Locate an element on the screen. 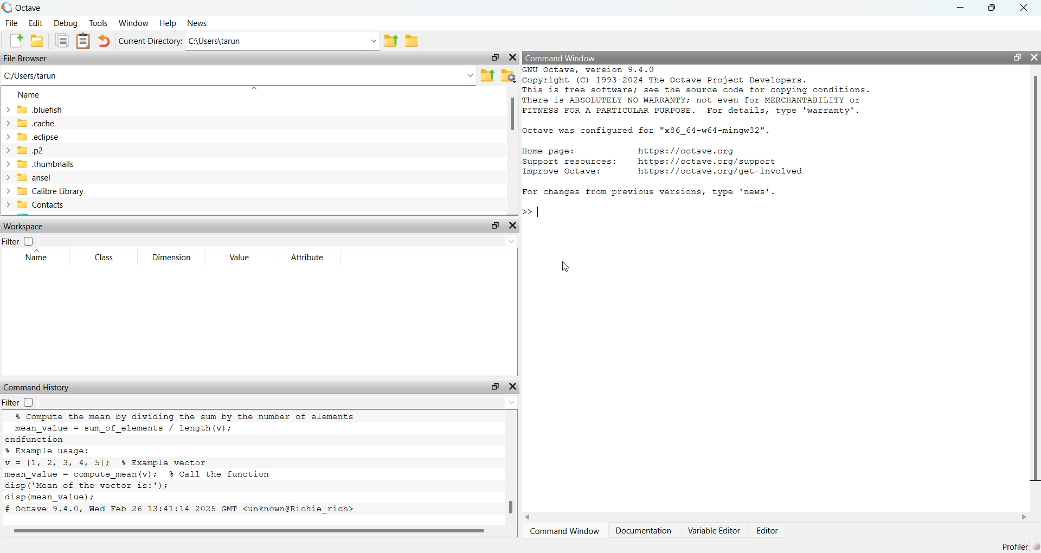 This screenshot has width=1041, height=553. For changes from previous versions, type 'news'. is located at coordinates (648, 192).